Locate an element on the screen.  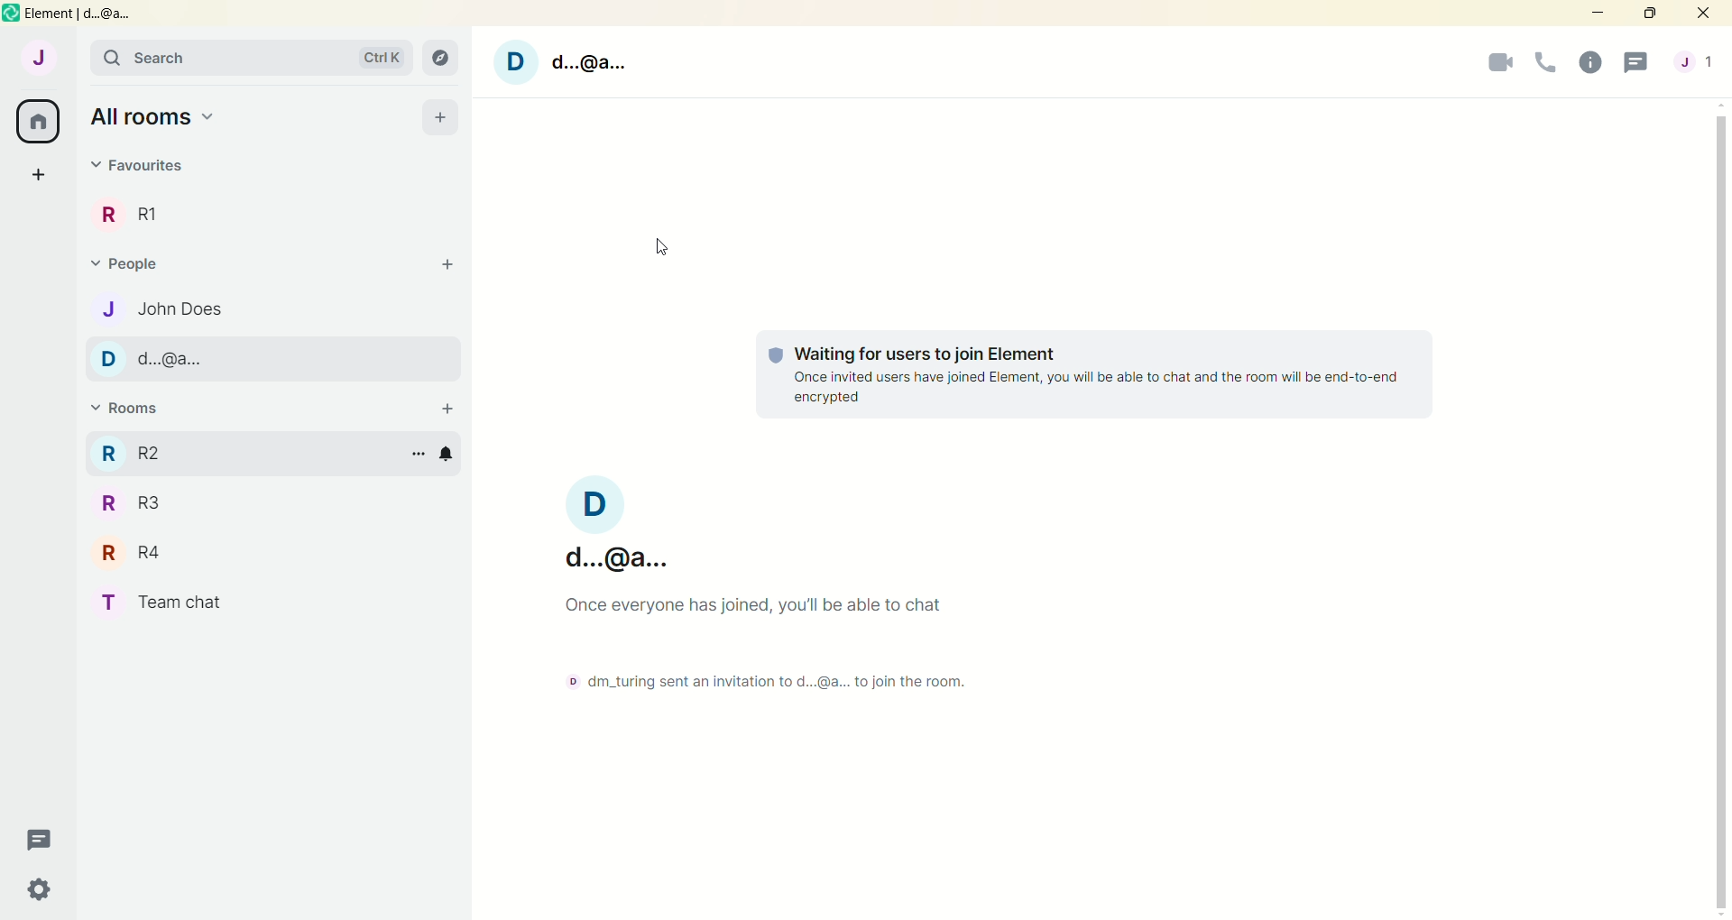
People is located at coordinates (148, 265).